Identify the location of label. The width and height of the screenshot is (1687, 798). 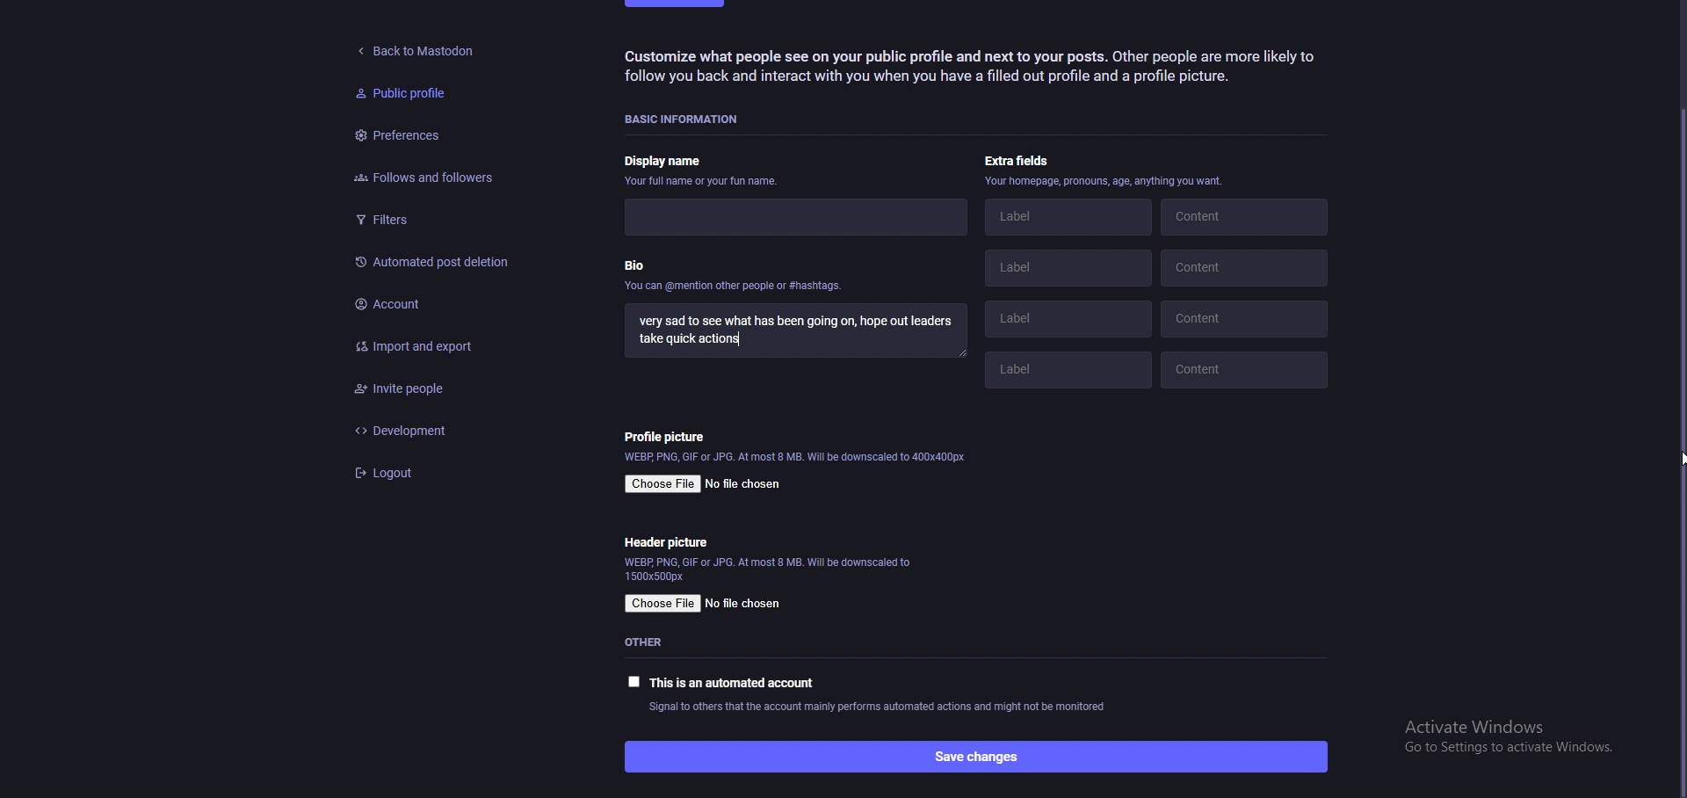
(1068, 271).